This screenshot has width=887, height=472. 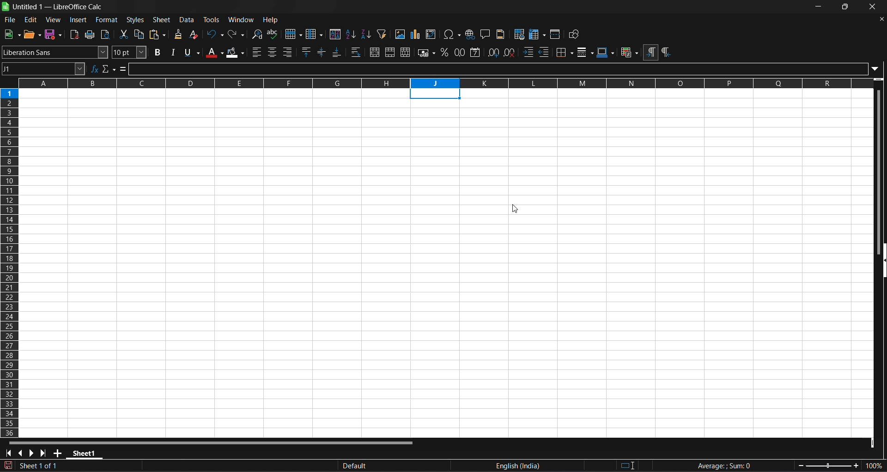 I want to click on rows, so click(x=448, y=83).